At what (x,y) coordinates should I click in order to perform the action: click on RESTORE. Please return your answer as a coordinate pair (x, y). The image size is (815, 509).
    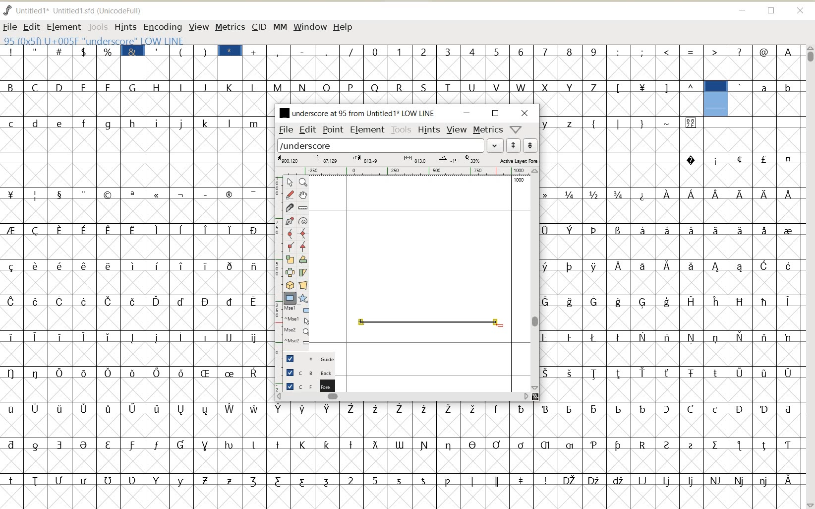
    Looking at the image, I should click on (496, 114).